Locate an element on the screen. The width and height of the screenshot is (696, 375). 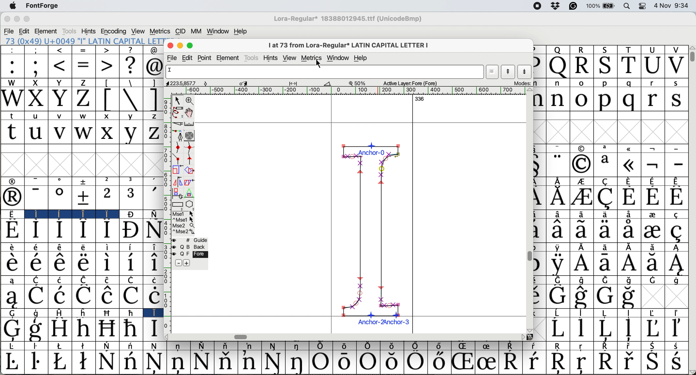
I is located at coordinates (35, 214).